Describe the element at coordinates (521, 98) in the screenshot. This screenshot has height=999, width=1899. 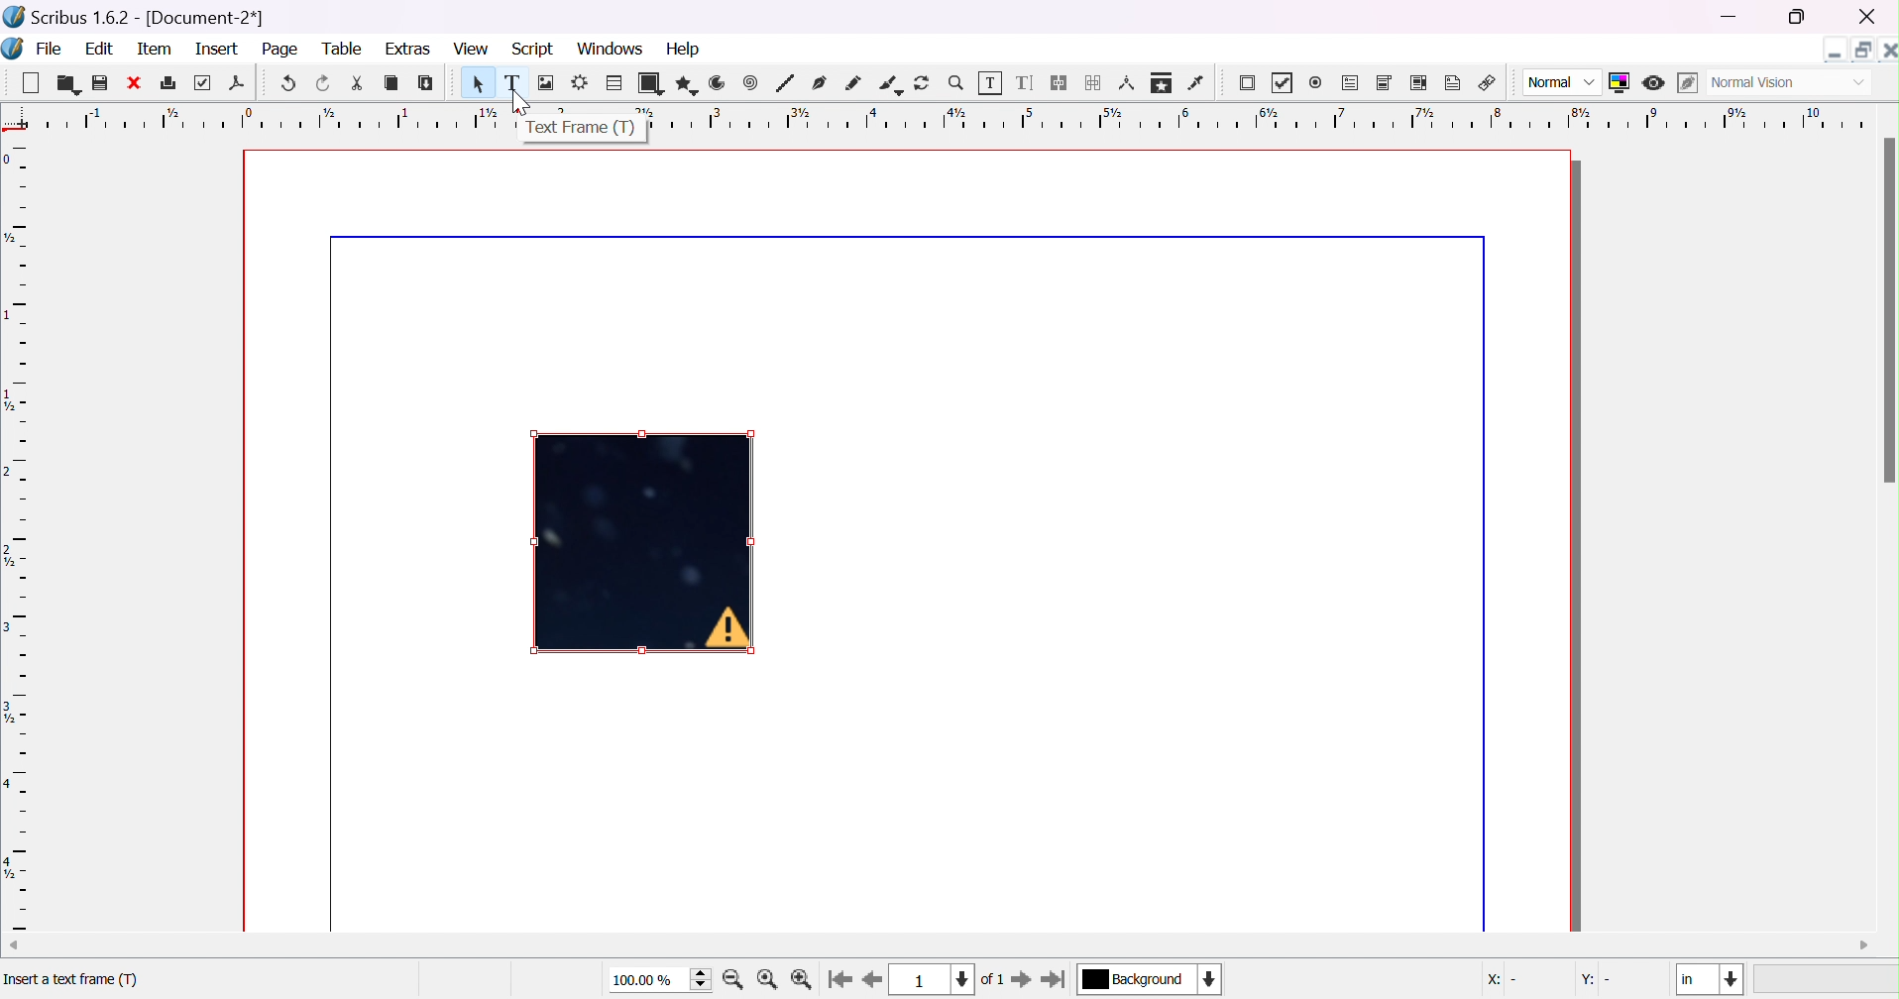
I see `cursor` at that location.